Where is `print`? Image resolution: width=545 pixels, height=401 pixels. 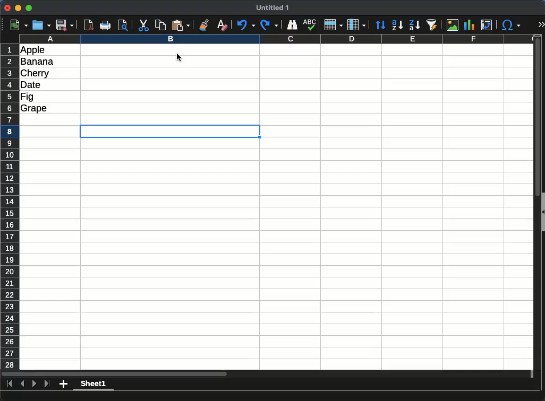 print is located at coordinates (105, 25).